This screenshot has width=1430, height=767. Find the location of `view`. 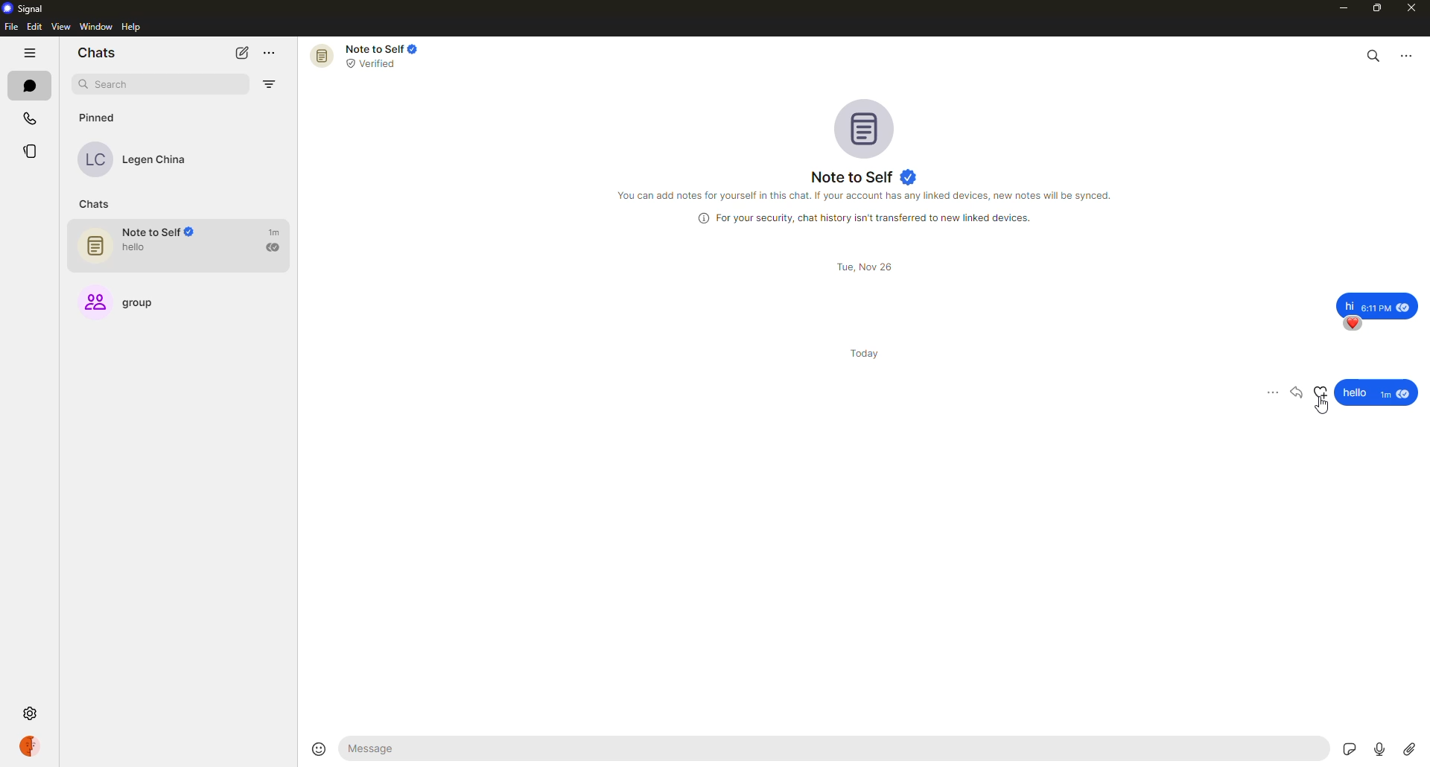

view is located at coordinates (60, 27).